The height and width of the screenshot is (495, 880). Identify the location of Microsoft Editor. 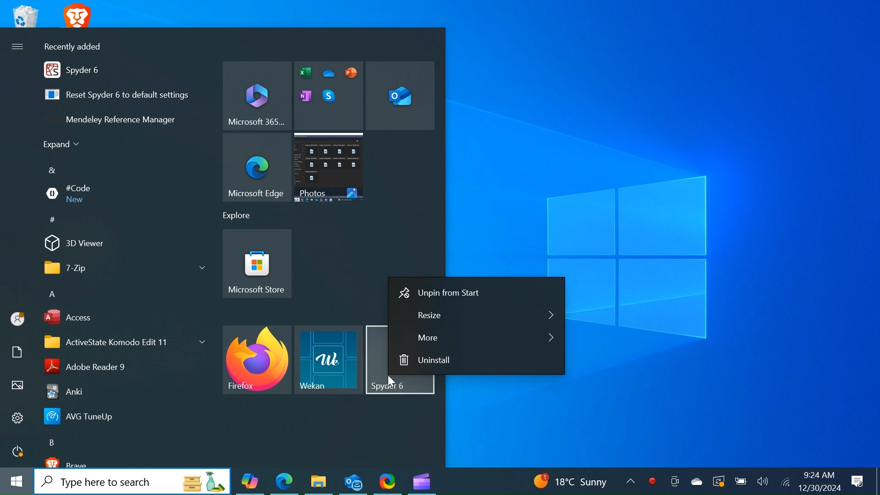
(329, 95).